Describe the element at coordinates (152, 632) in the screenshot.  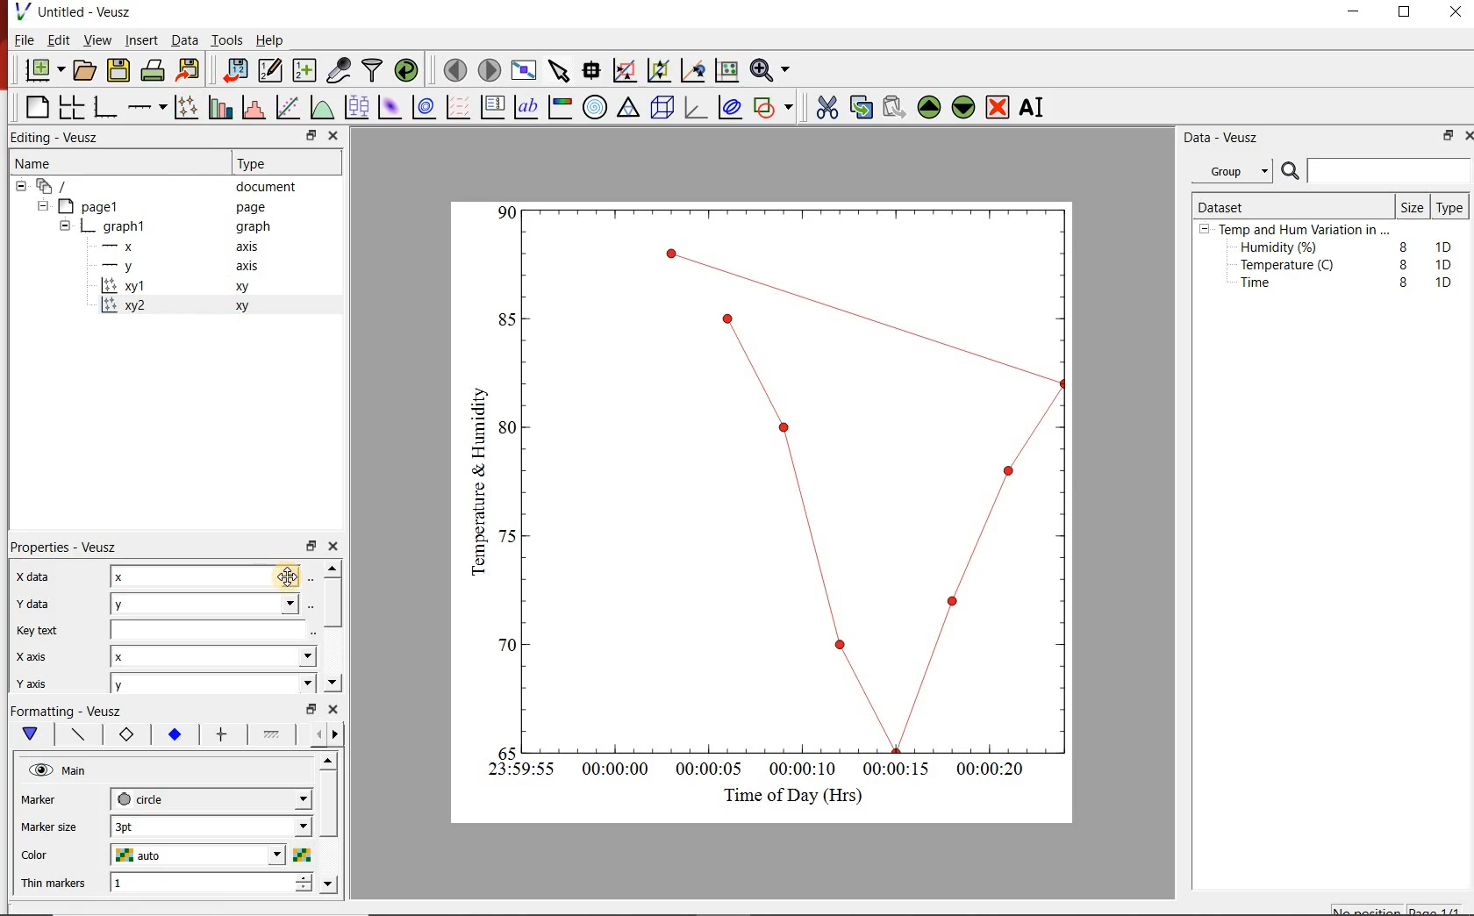
I see `Key text` at that location.